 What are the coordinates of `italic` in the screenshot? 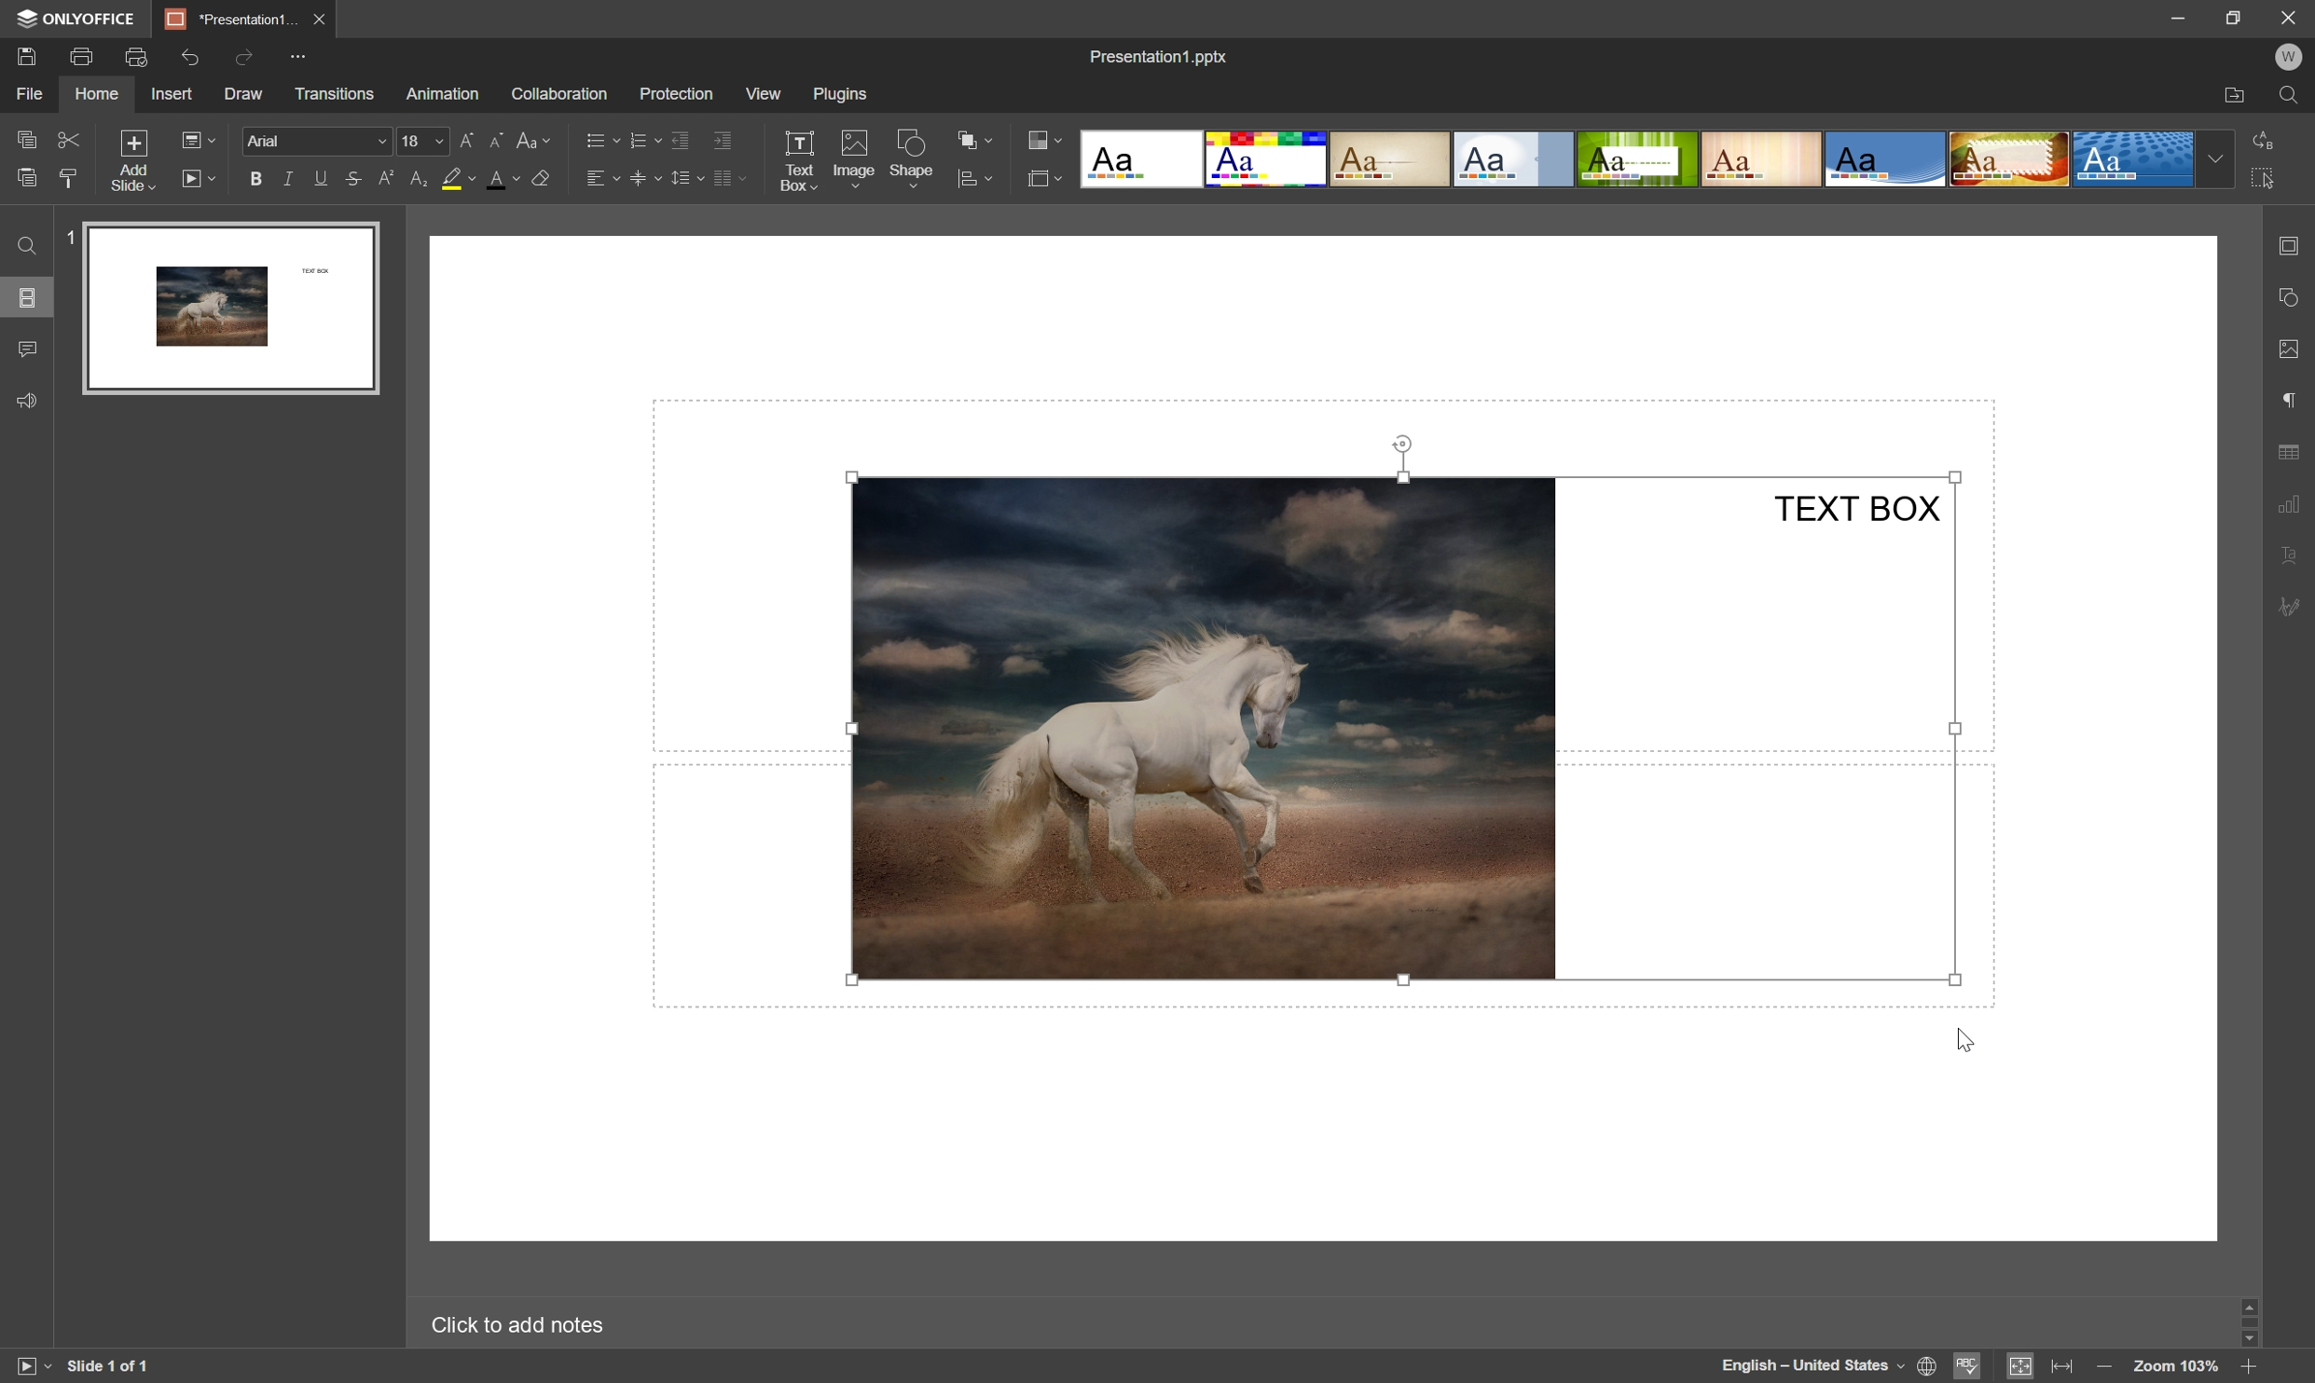 It's located at (288, 177).